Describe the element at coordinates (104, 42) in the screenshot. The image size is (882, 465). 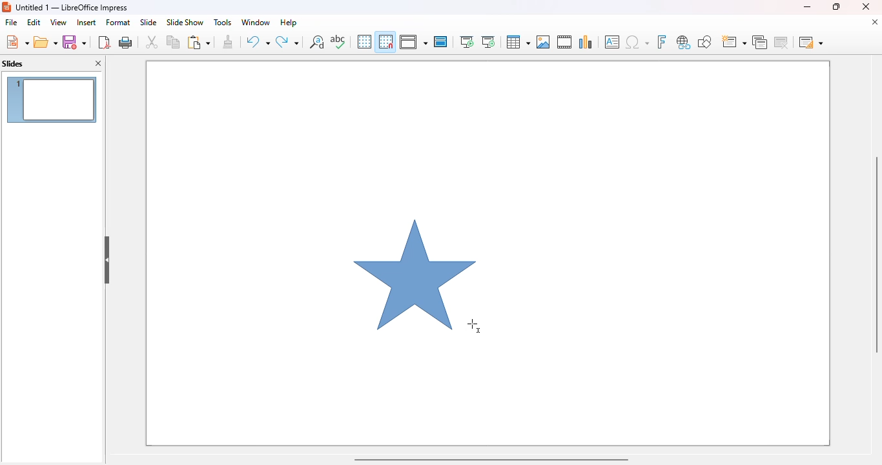
I see `export directly as PDF` at that location.